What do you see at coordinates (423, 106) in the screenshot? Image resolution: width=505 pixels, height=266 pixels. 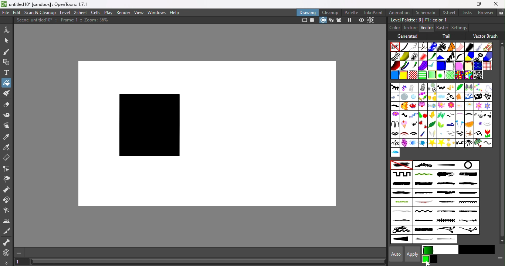 I see `fish3` at bounding box center [423, 106].